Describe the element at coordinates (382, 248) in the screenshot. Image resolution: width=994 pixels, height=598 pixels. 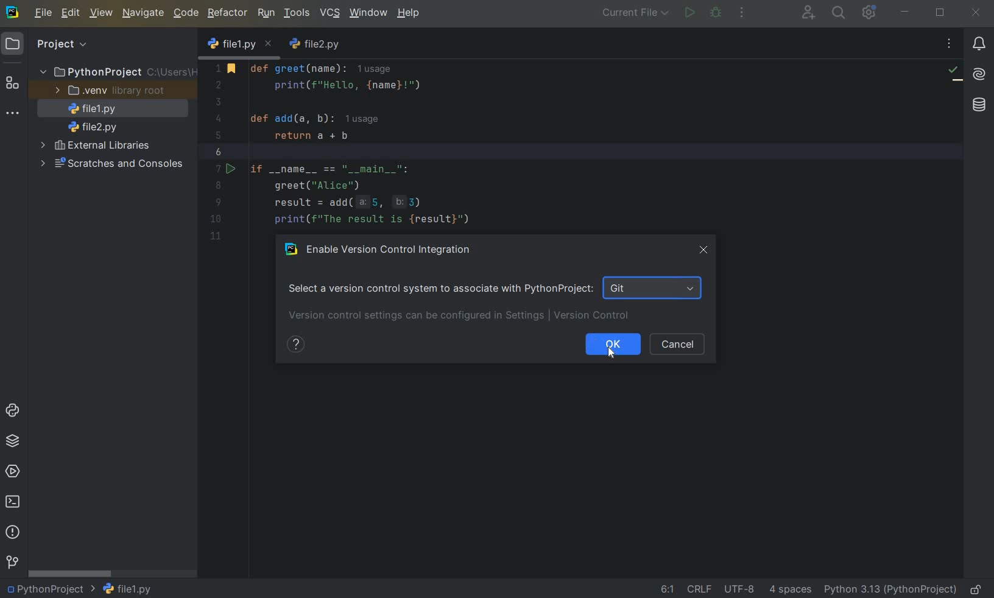
I see `enable version control integration` at that location.